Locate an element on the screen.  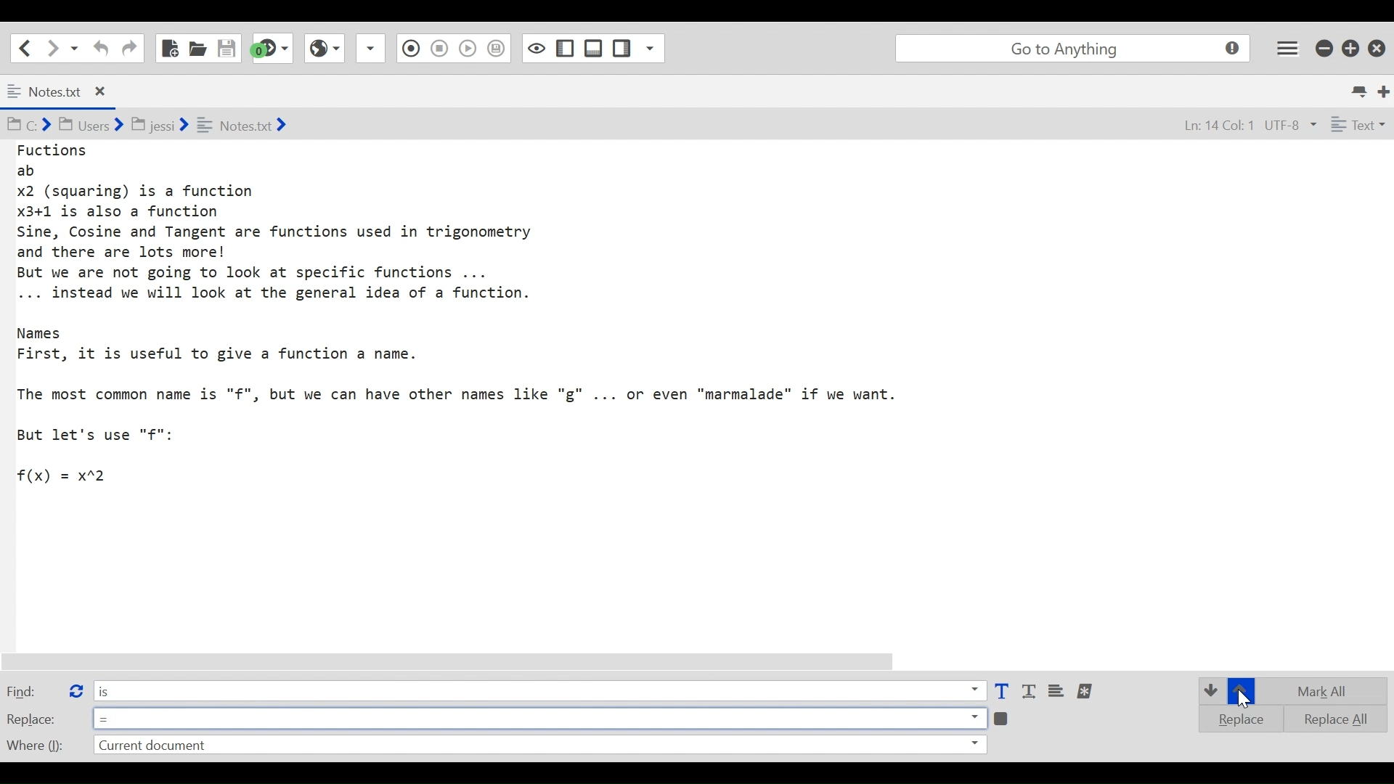
Where is located at coordinates (33, 743).